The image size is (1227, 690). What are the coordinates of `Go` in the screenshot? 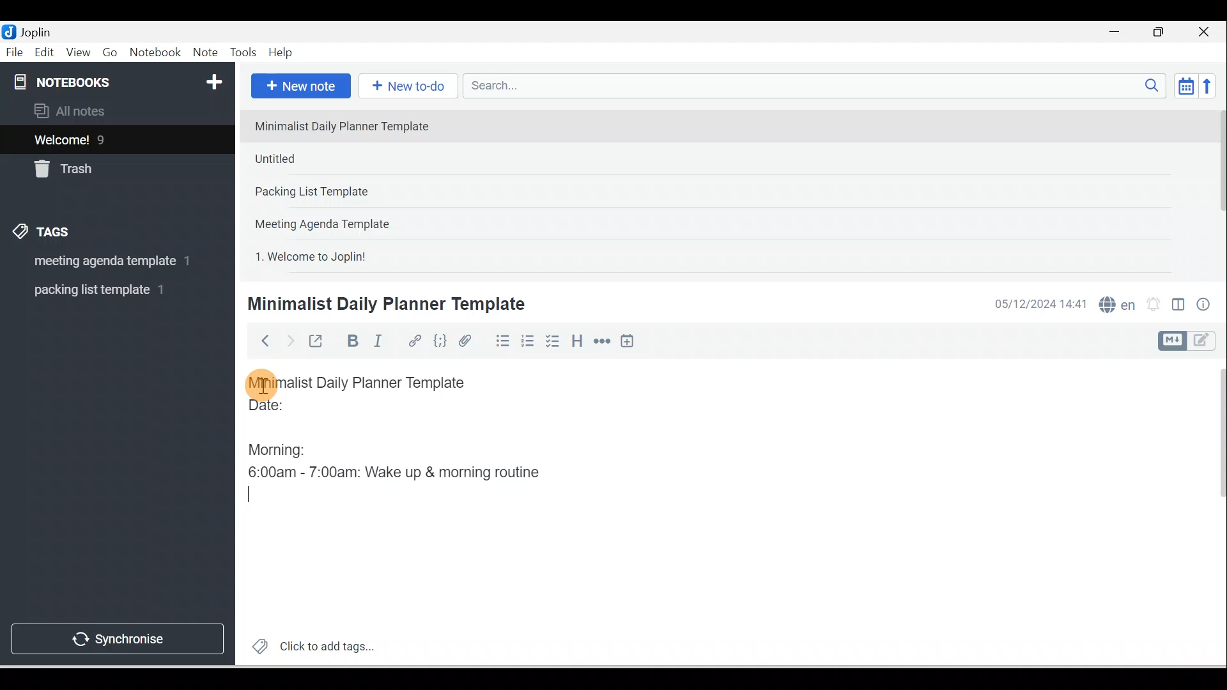 It's located at (112, 53).